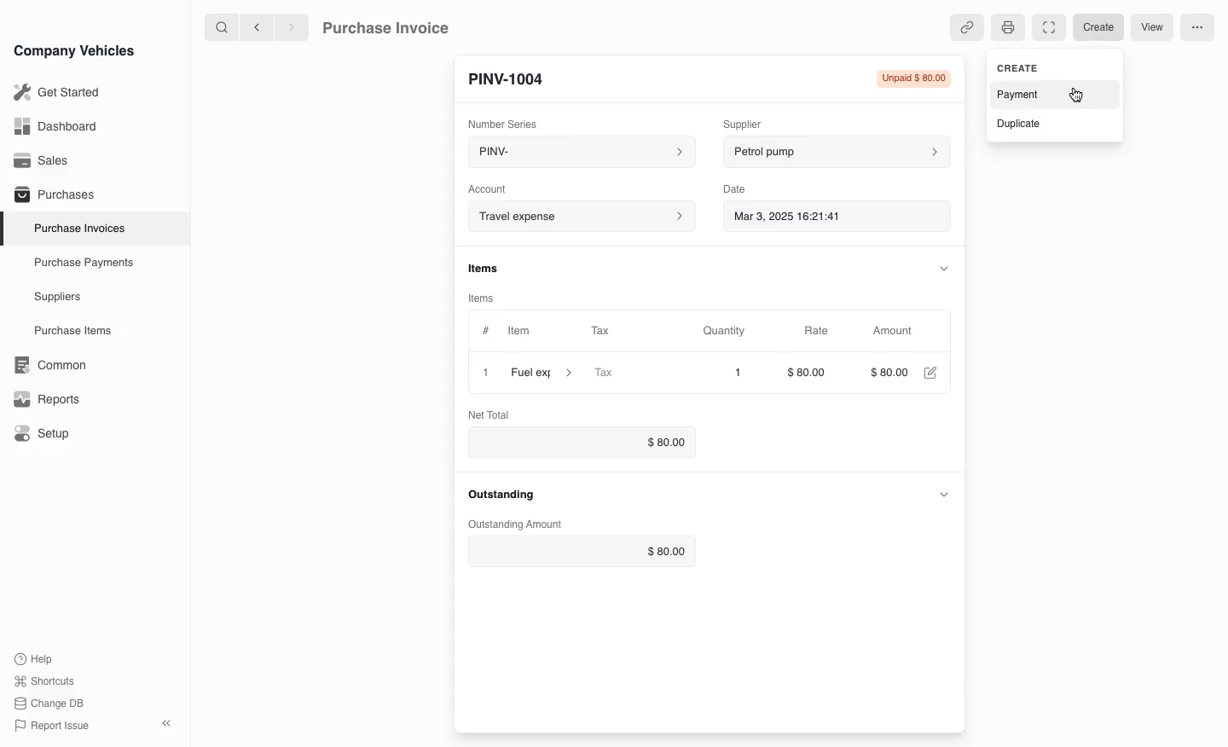 This screenshot has width=1228, height=747. I want to click on Duplicate, so click(1054, 122).